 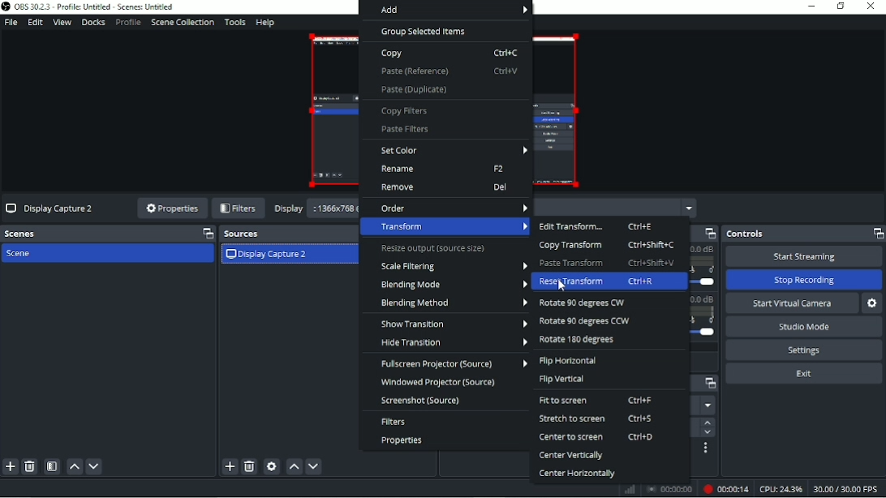 I want to click on Filters, so click(x=394, y=422).